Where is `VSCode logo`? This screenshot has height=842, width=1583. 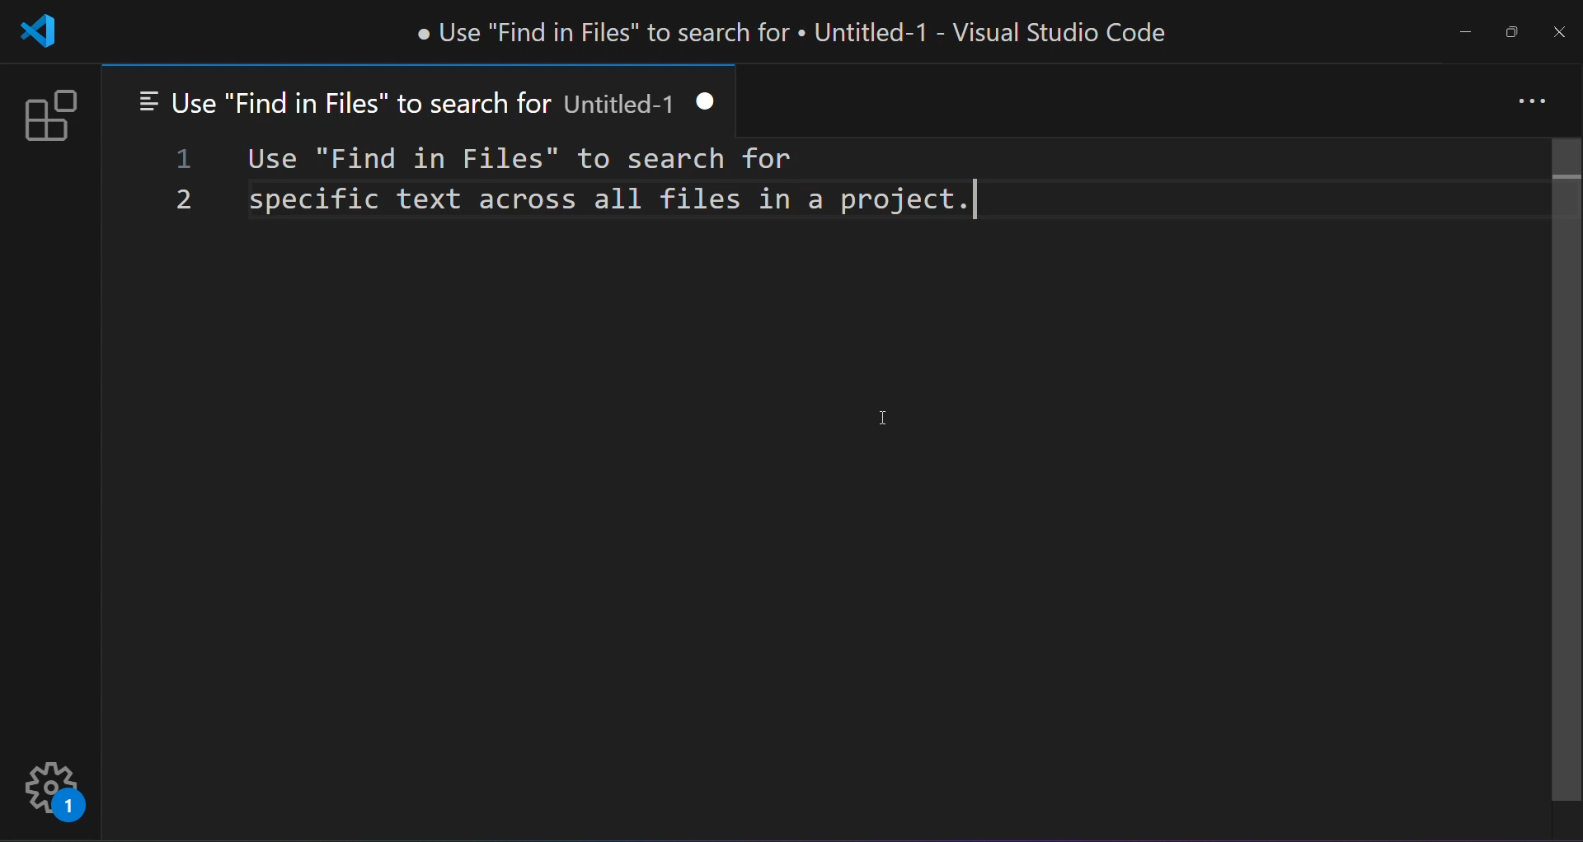 VSCode logo is located at coordinates (42, 30).